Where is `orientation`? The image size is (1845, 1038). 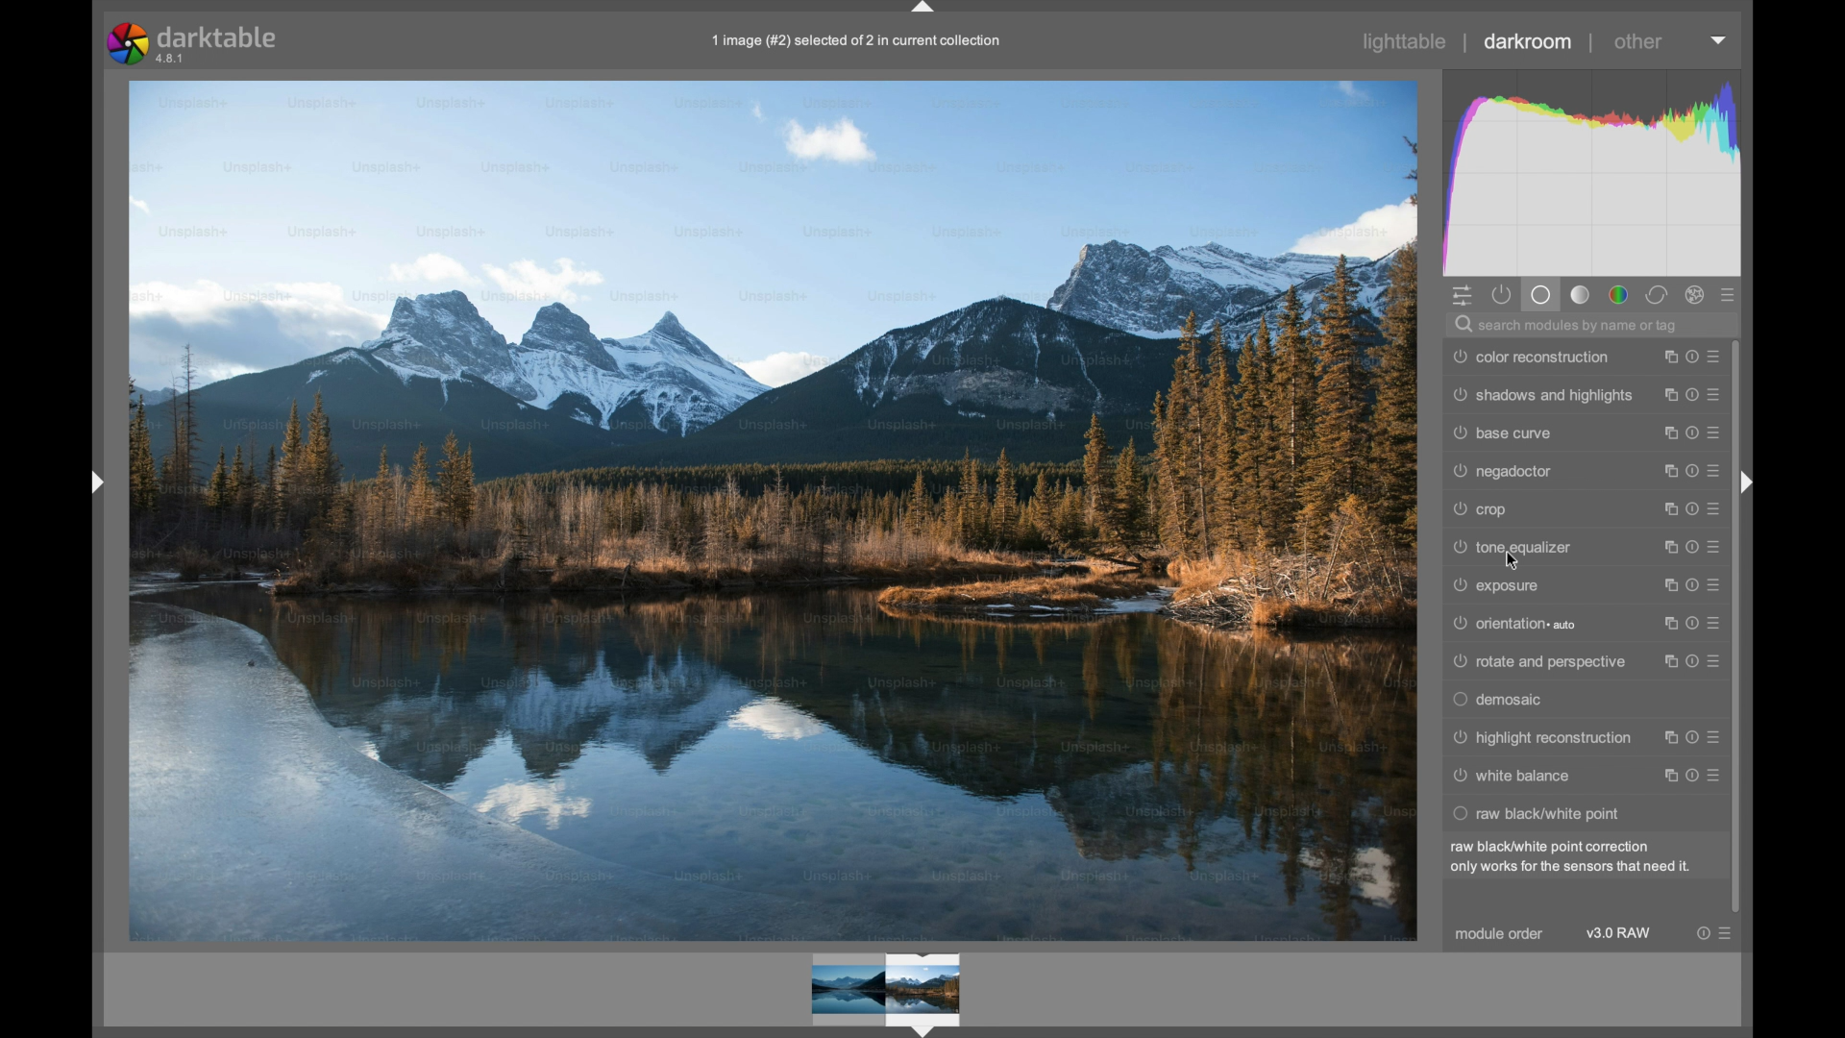
orientation is located at coordinates (1518, 624).